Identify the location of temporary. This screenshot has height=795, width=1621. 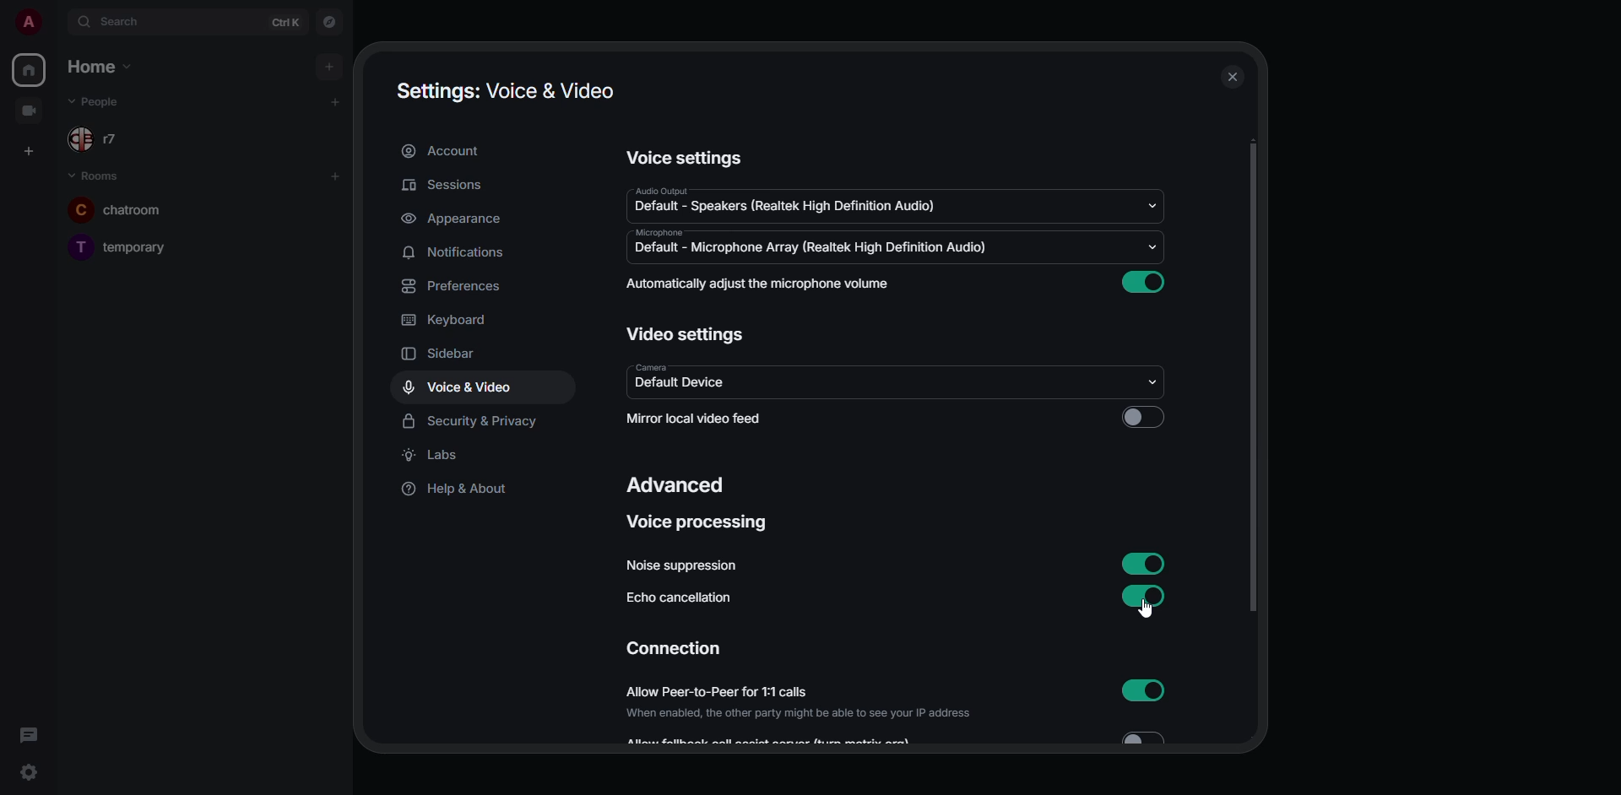
(124, 245).